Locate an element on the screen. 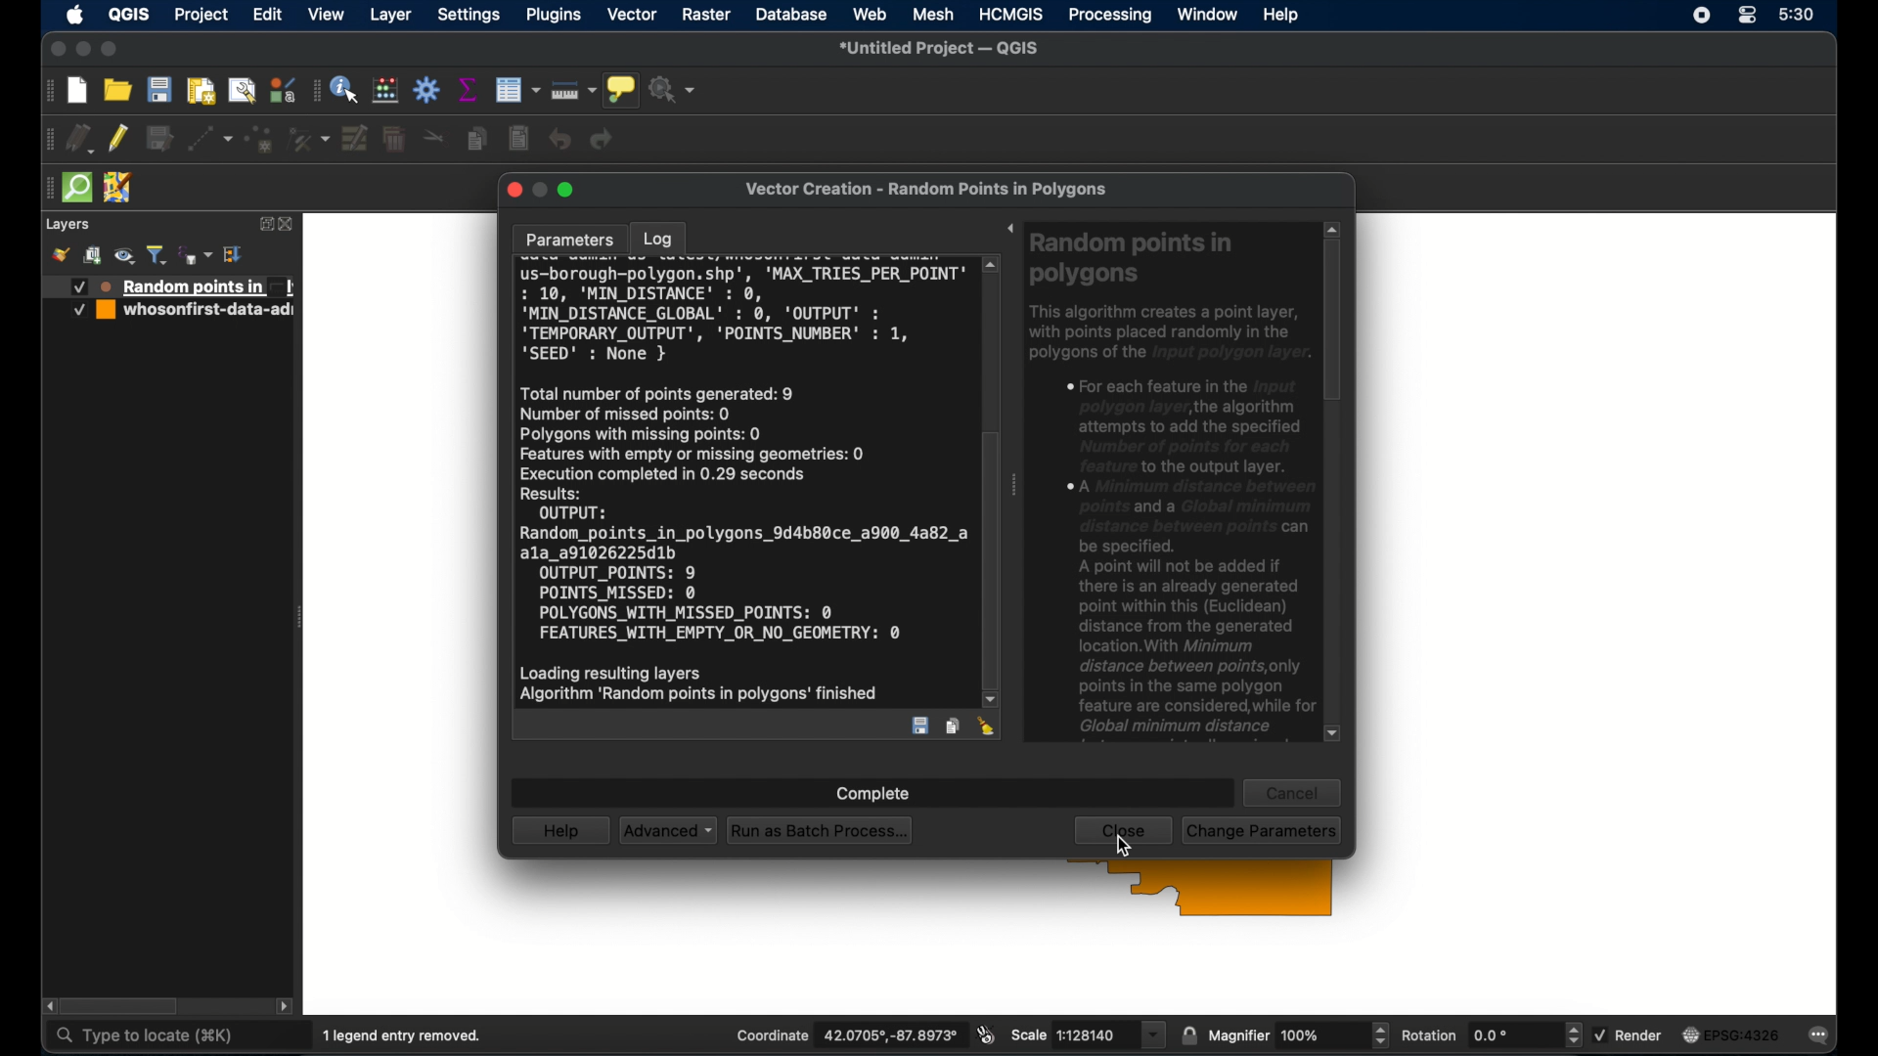 The width and height of the screenshot is (1878, 1056). apple icon is located at coordinates (75, 15).